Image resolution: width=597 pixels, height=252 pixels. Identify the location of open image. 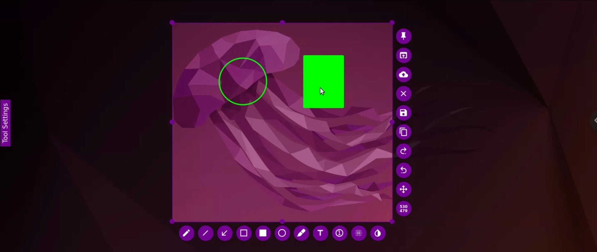
(404, 55).